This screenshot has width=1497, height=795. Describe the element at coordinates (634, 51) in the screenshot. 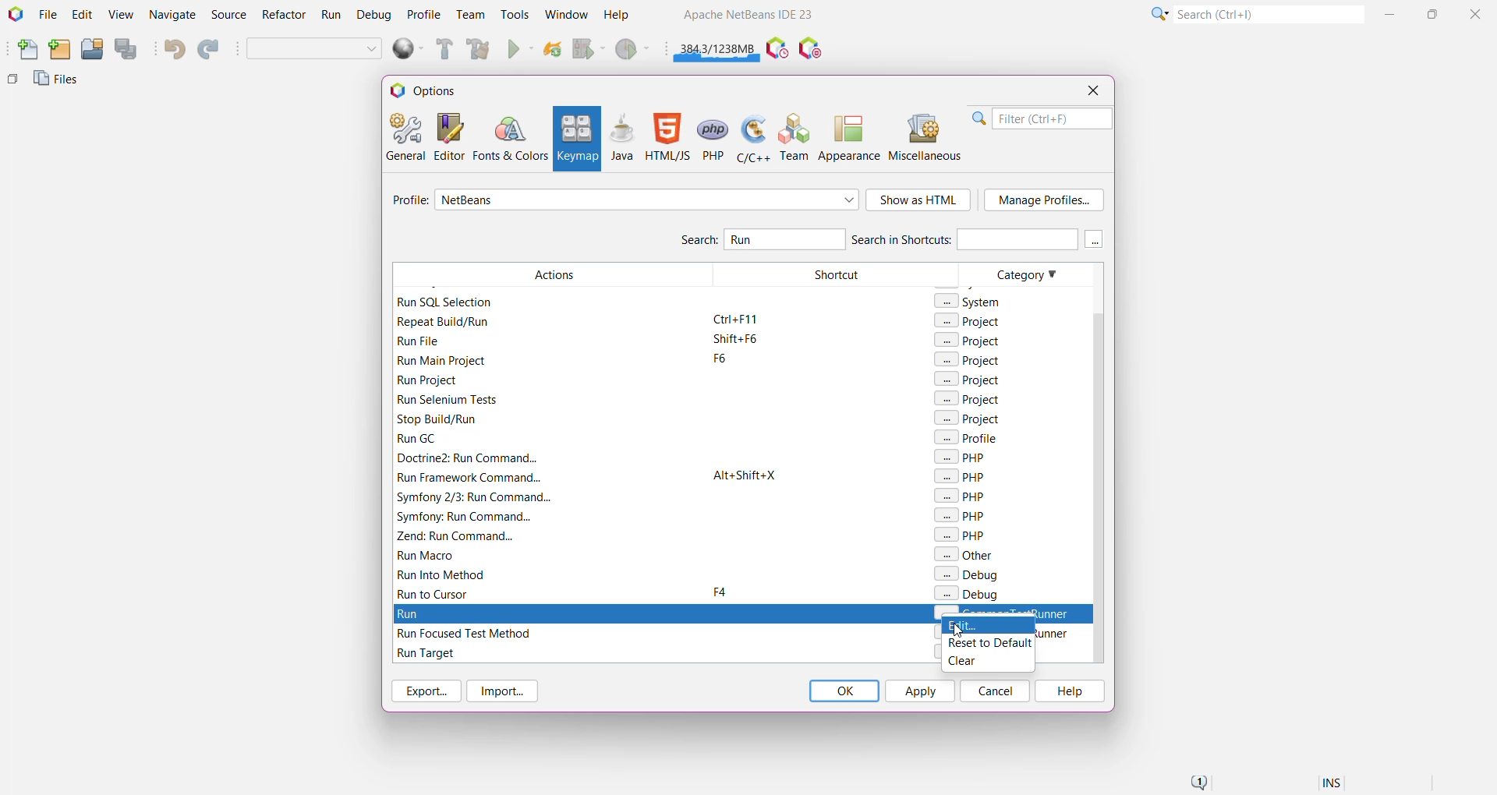

I see `Profile Main project` at that location.